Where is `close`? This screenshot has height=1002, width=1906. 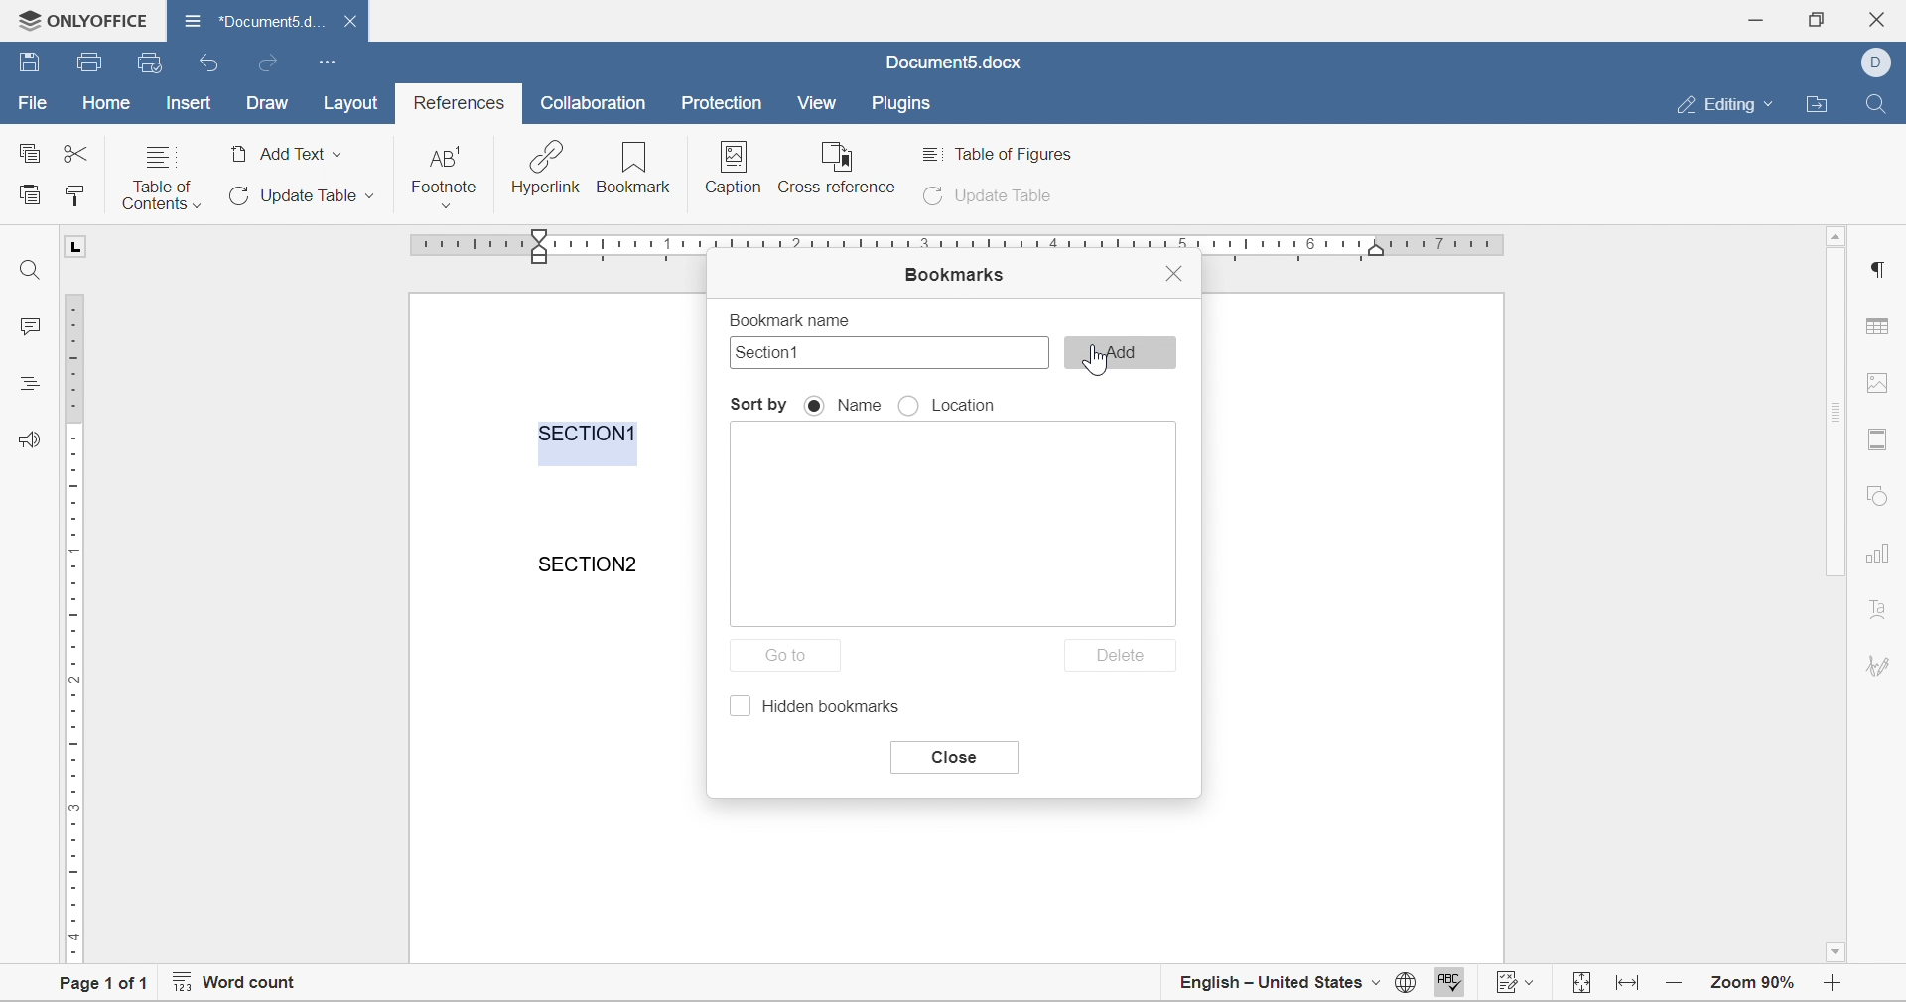 close is located at coordinates (1174, 271).